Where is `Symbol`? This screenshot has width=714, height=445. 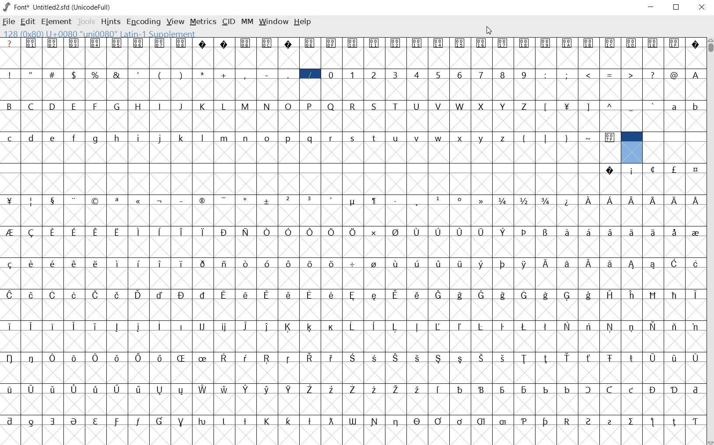 Symbol is located at coordinates (631, 263).